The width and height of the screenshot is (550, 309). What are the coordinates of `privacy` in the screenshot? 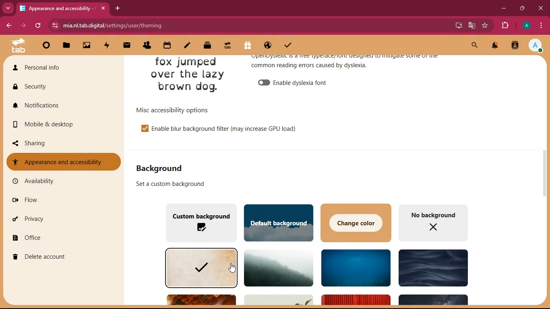 It's located at (60, 219).